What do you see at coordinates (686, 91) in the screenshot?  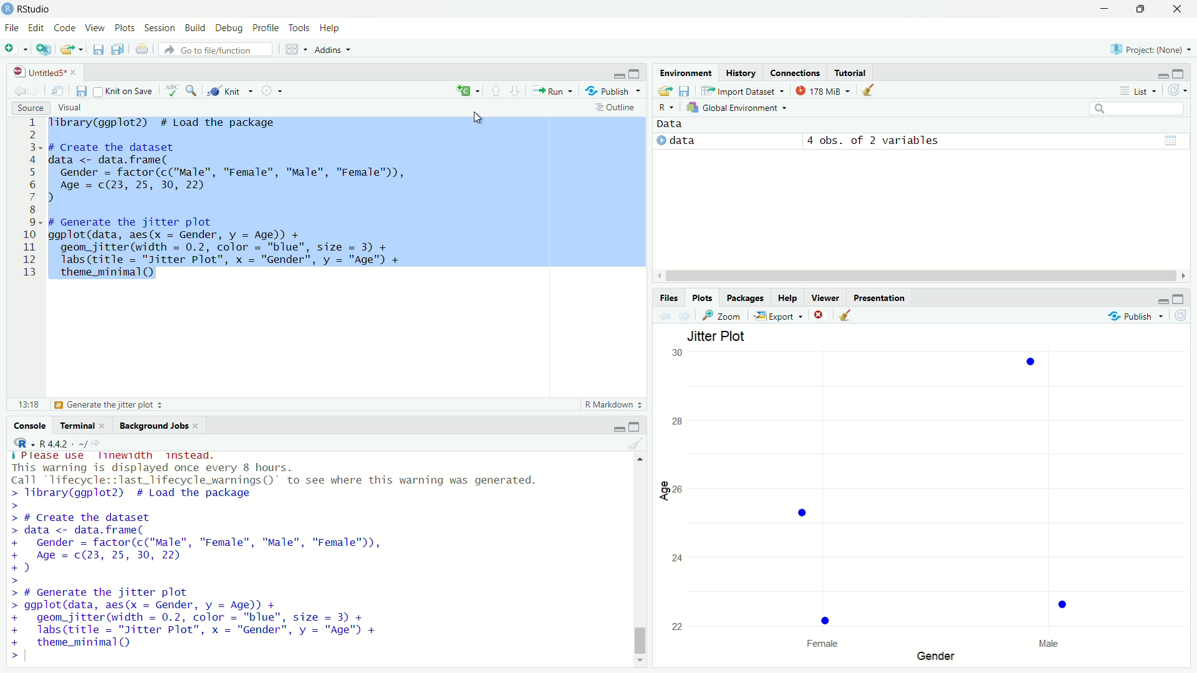 I see `save workspace as` at bounding box center [686, 91].